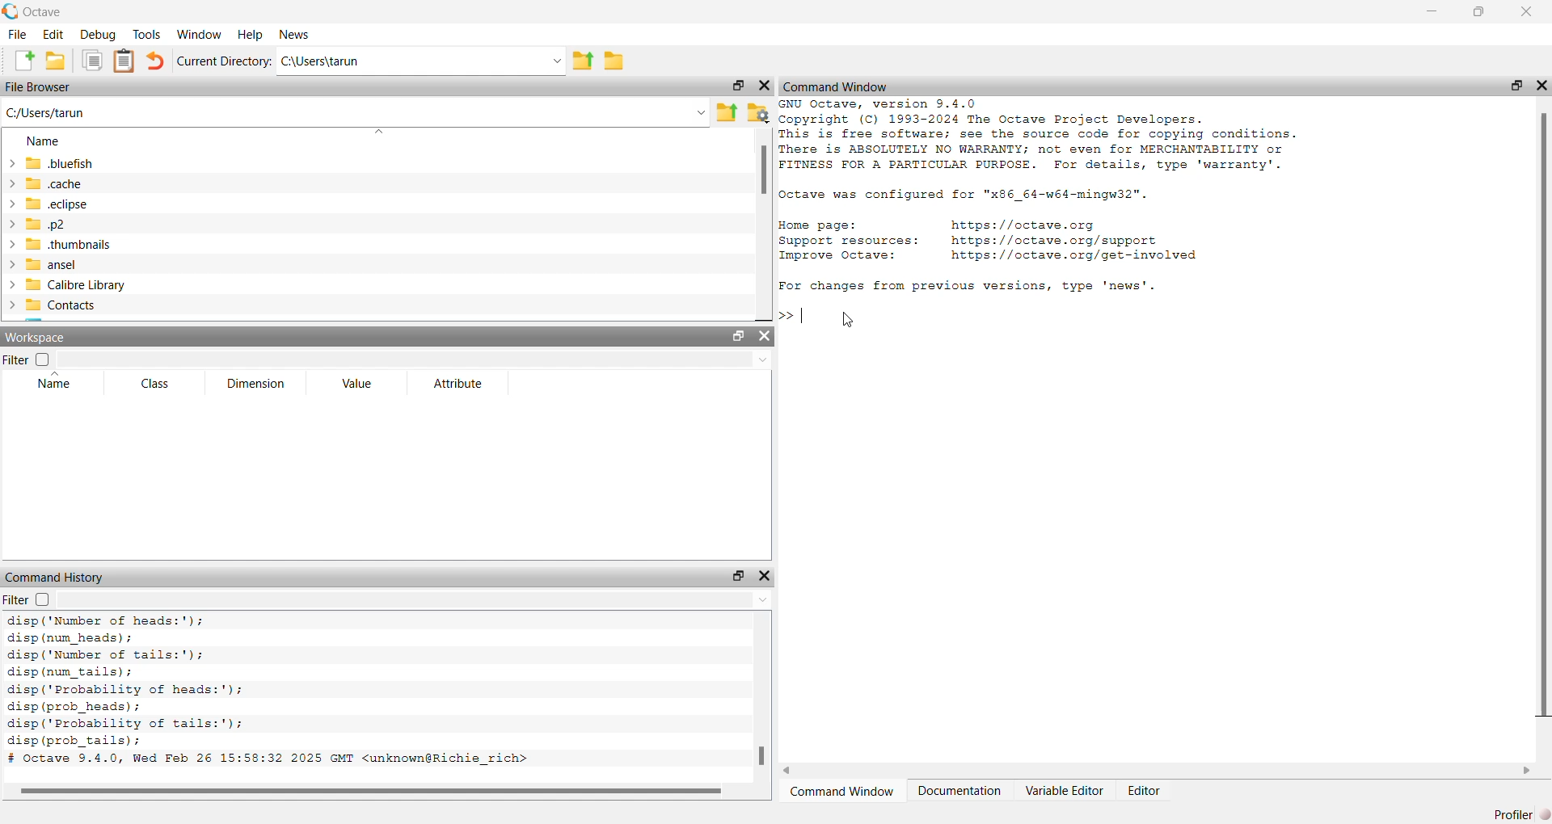  I want to click on Browse your files, so click(758, 111).